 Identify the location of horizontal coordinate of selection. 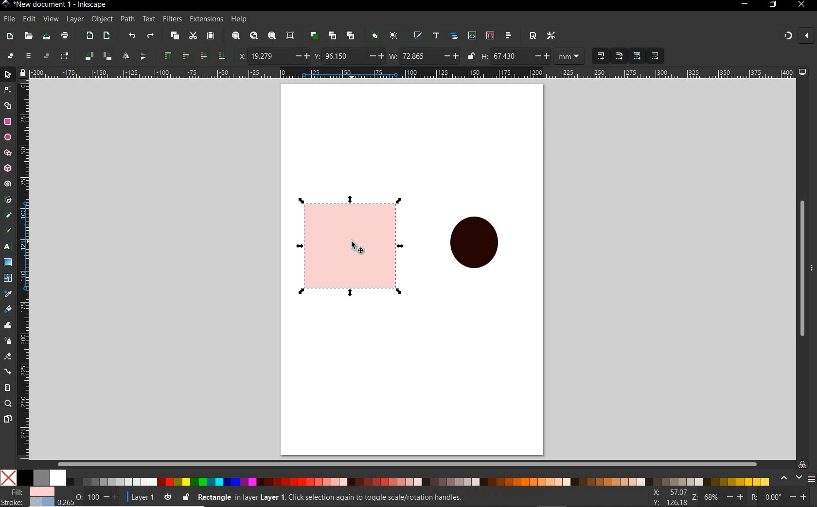
(274, 56).